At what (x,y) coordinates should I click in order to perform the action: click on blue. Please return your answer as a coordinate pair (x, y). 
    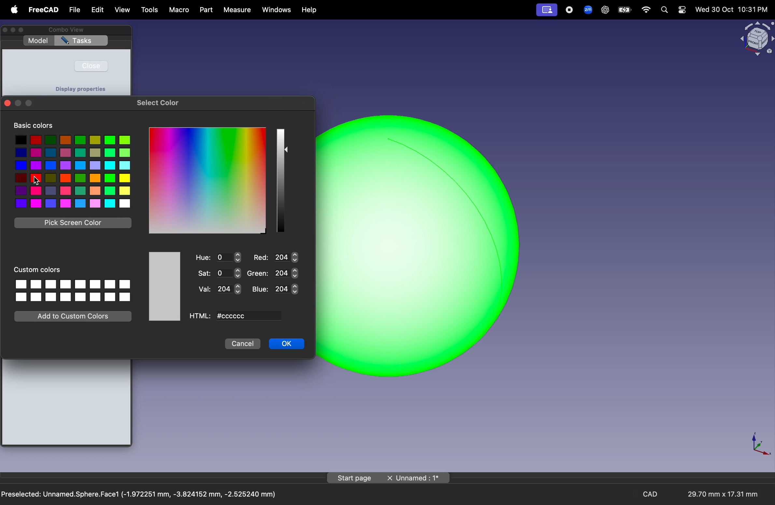
    Looking at the image, I should click on (276, 289).